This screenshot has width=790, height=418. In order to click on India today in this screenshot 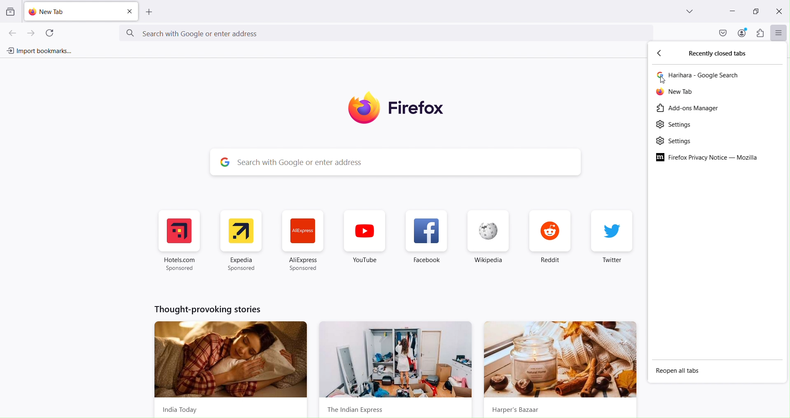, I will do `click(229, 368)`.